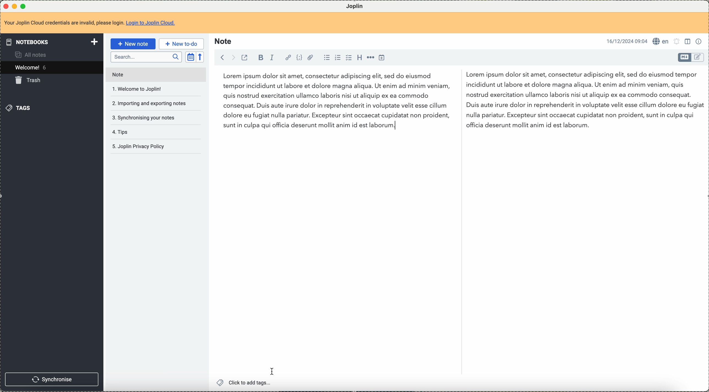 Image resolution: width=709 pixels, height=392 pixels. What do you see at coordinates (123, 133) in the screenshot?
I see `tips` at bounding box center [123, 133].